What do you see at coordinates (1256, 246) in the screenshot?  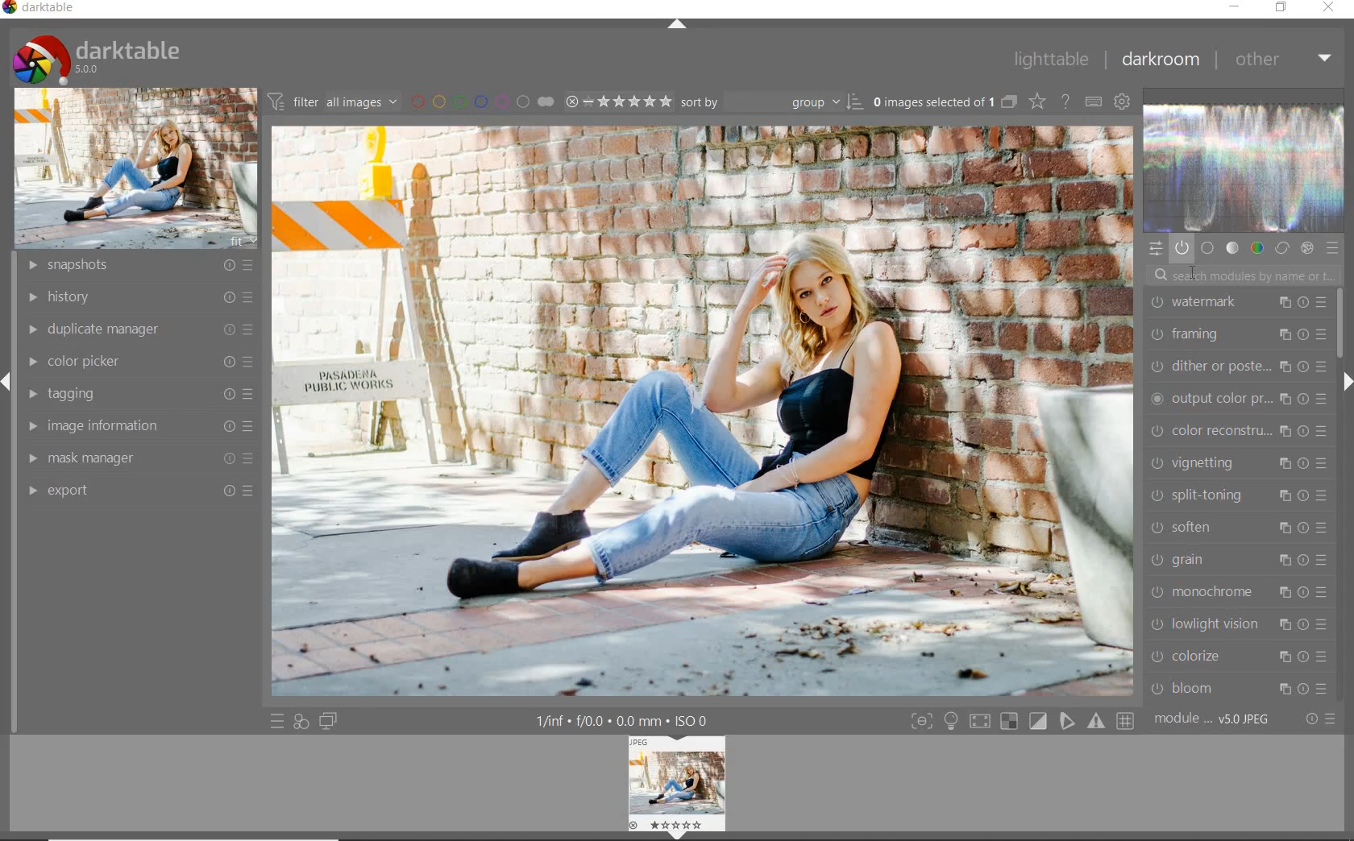 I see `color` at bounding box center [1256, 246].